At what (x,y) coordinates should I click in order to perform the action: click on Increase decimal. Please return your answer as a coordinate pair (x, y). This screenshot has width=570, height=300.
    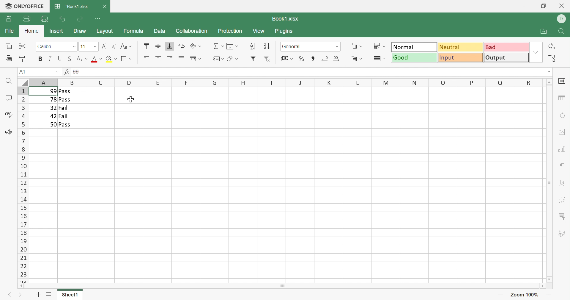
    Looking at the image, I should click on (337, 59).